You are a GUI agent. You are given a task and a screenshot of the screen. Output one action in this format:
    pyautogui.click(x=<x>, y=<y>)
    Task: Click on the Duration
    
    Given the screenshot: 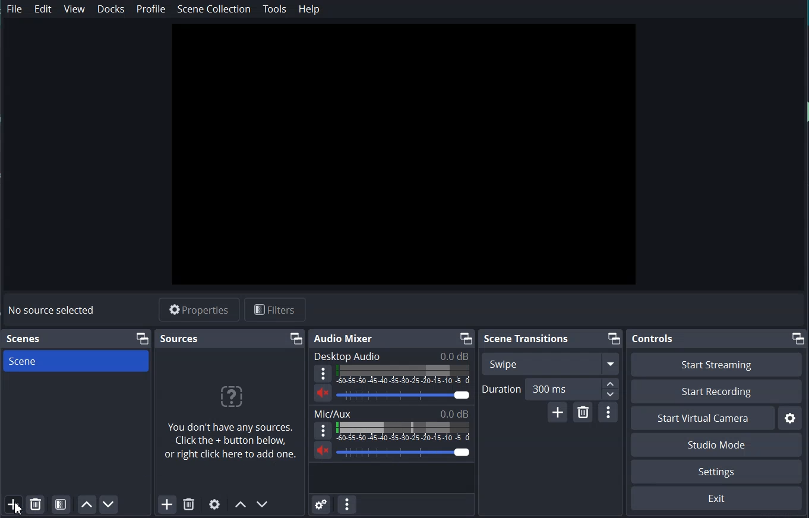 What is the action you would take?
    pyautogui.click(x=550, y=389)
    